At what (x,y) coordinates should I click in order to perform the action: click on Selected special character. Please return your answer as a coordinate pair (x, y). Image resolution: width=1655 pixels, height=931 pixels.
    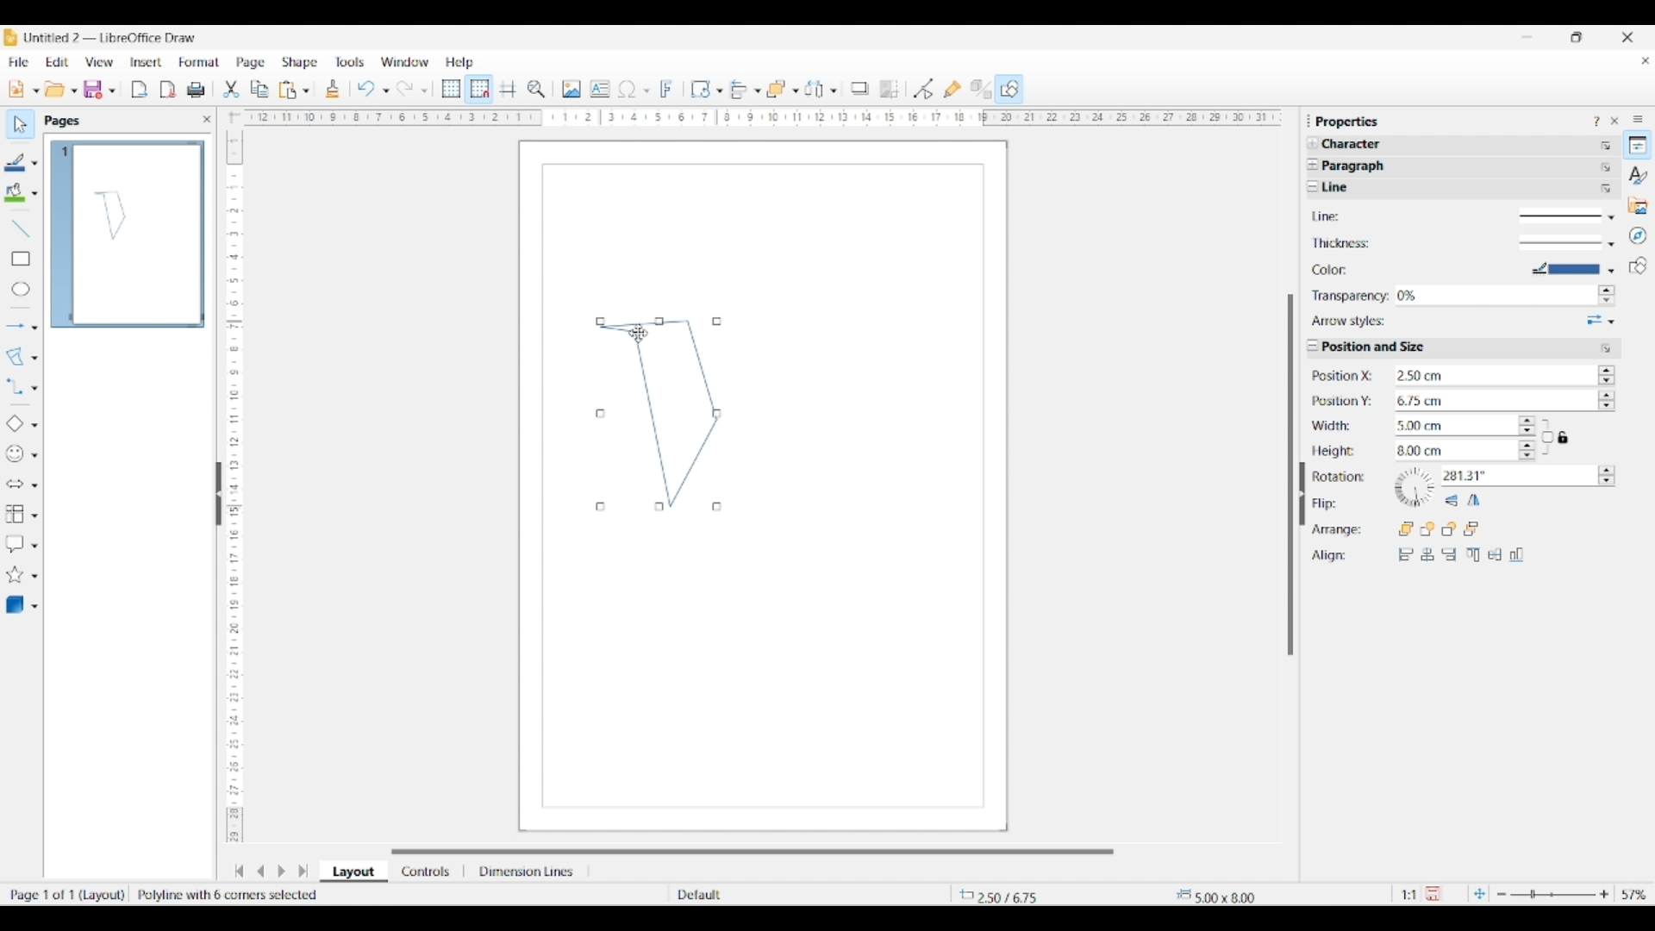
    Looking at the image, I should click on (628, 89).